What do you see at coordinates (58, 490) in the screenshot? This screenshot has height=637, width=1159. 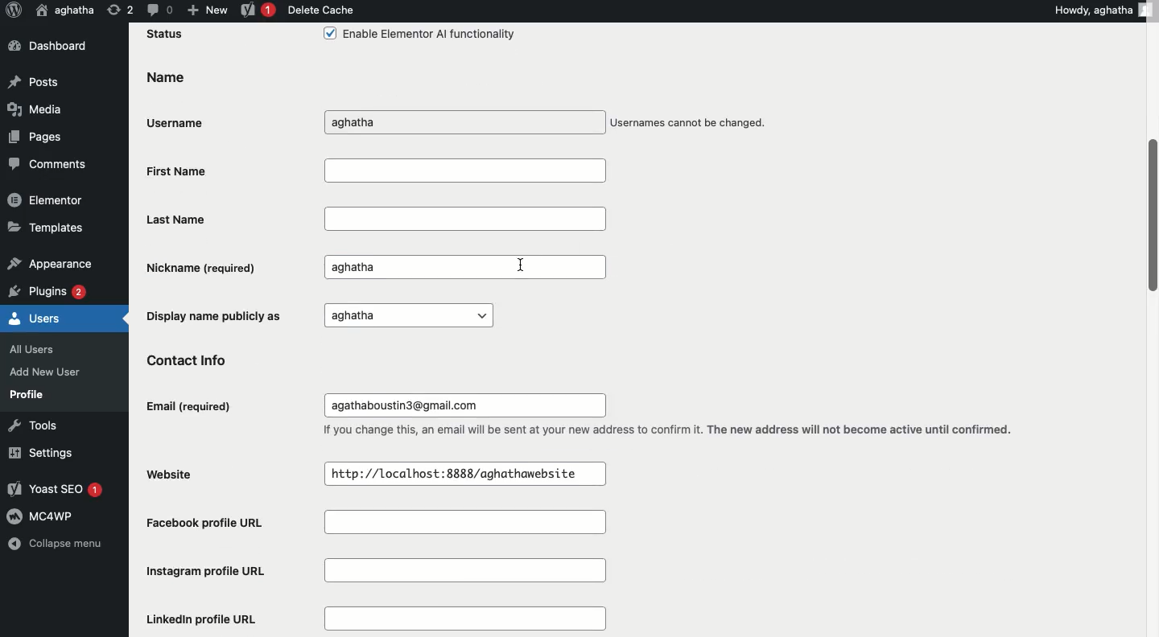 I see `Yoast SEO 1` at bounding box center [58, 490].